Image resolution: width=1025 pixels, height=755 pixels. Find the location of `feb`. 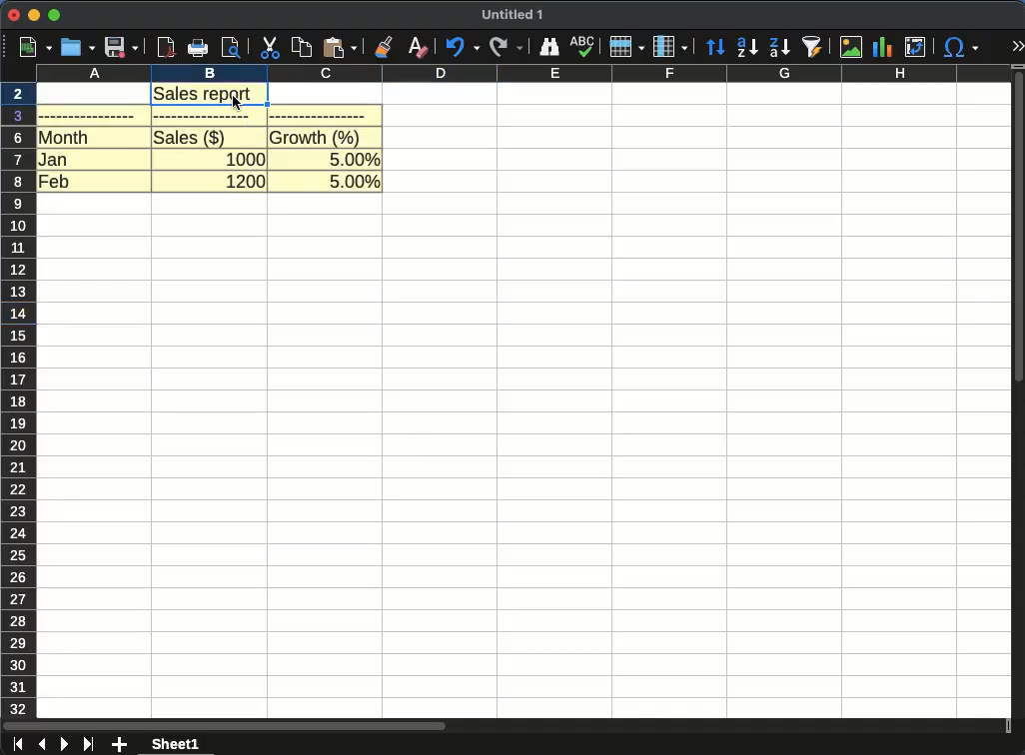

feb is located at coordinates (54, 180).